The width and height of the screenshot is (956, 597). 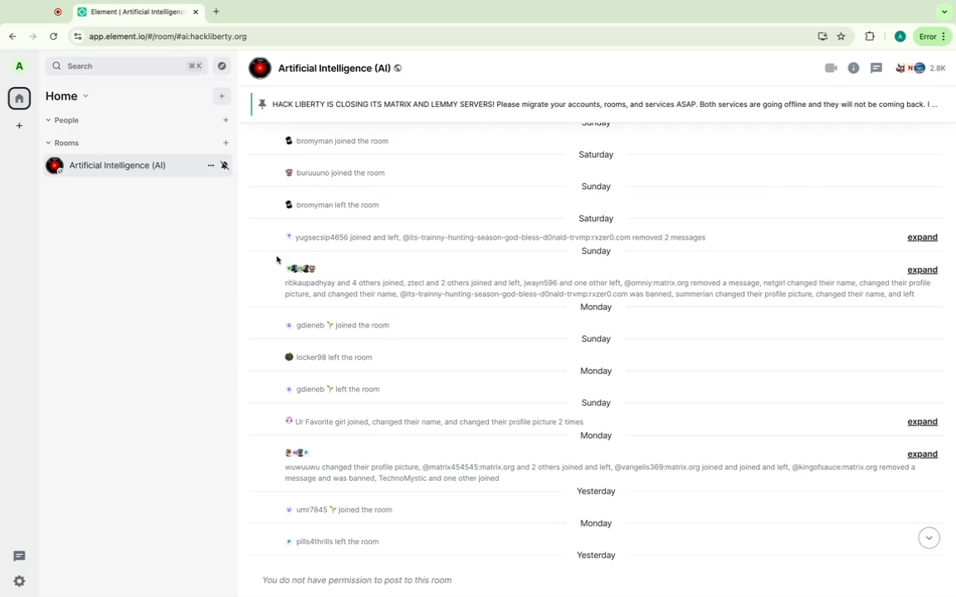 I want to click on group muted, so click(x=226, y=165).